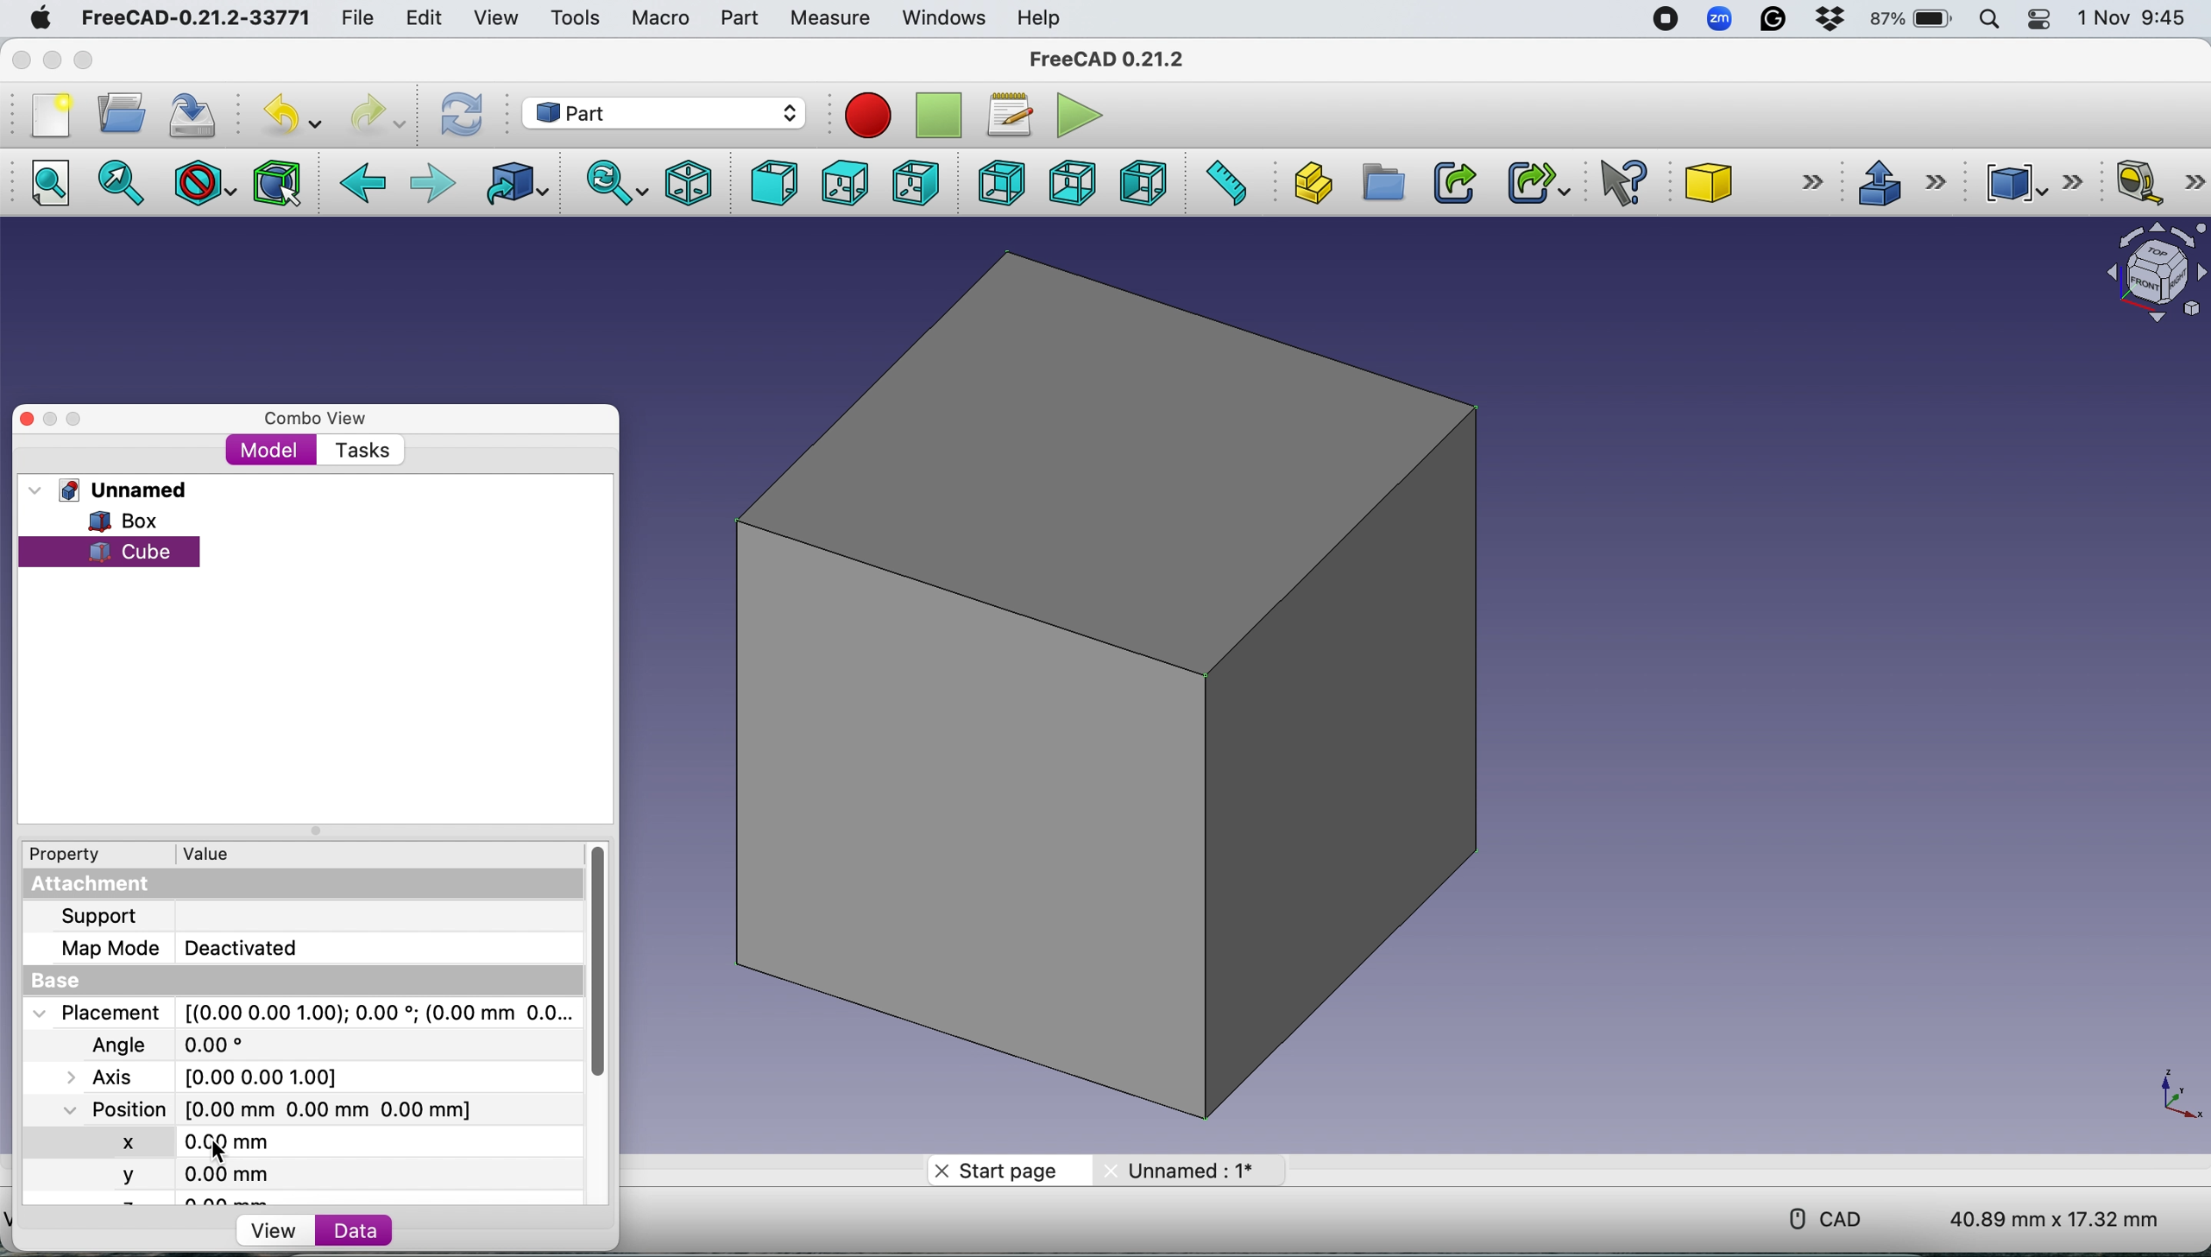 The width and height of the screenshot is (2211, 1257). I want to click on Fit selection, so click(123, 185).